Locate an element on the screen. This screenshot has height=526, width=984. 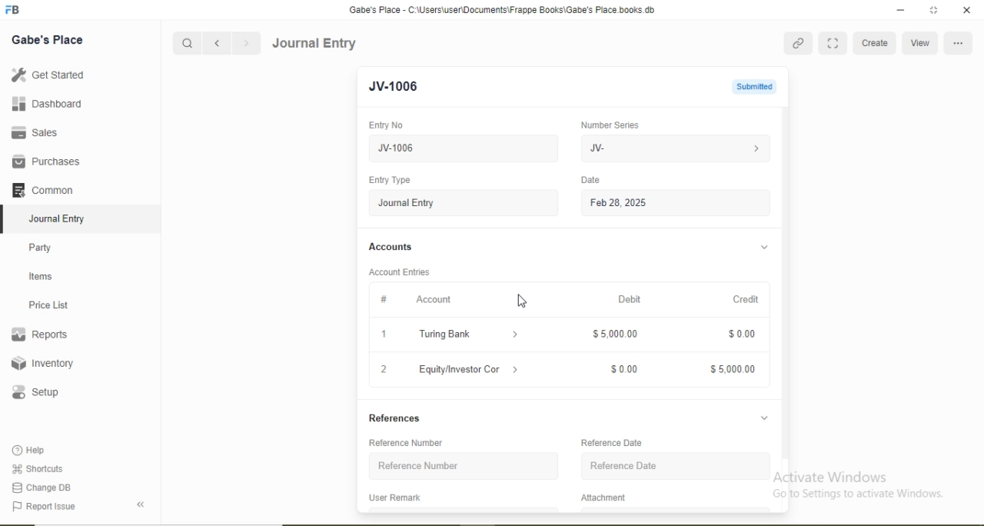
Entry No is located at coordinates (385, 125).